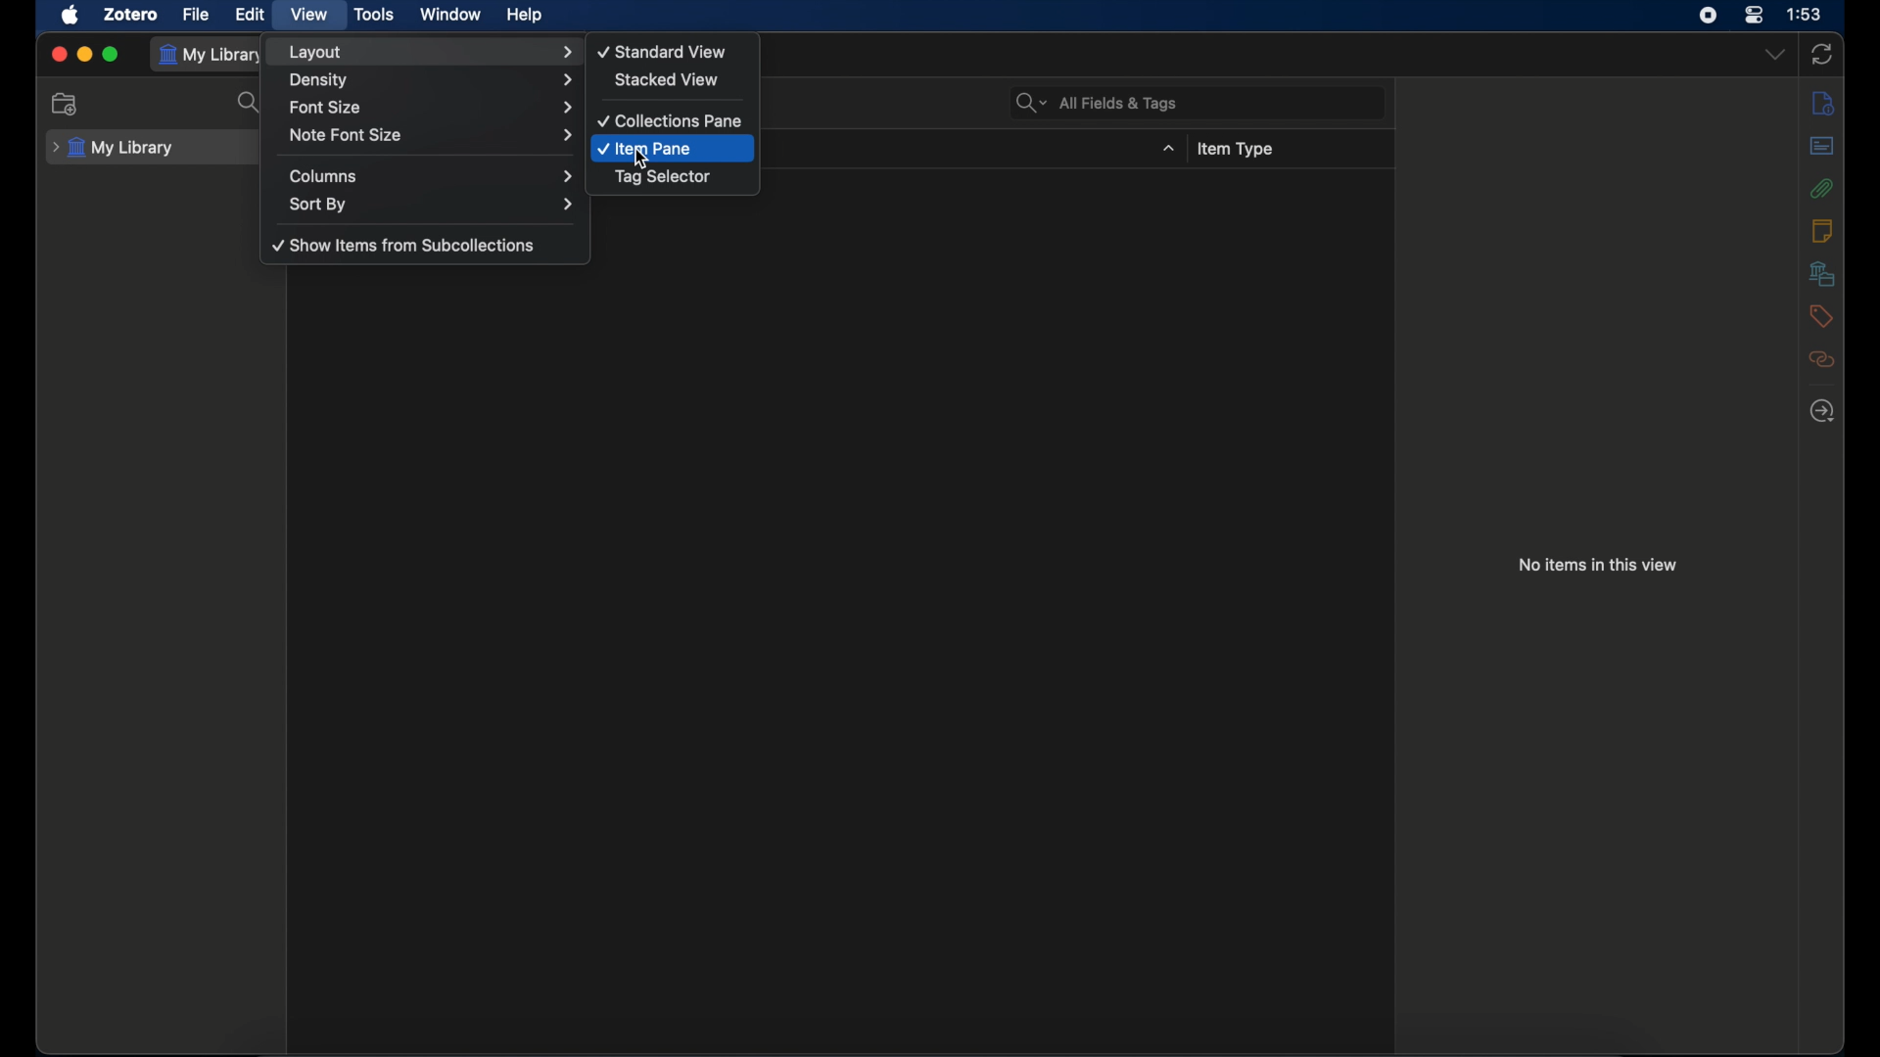  What do you see at coordinates (663, 177) in the screenshot?
I see `tag selector` at bounding box center [663, 177].